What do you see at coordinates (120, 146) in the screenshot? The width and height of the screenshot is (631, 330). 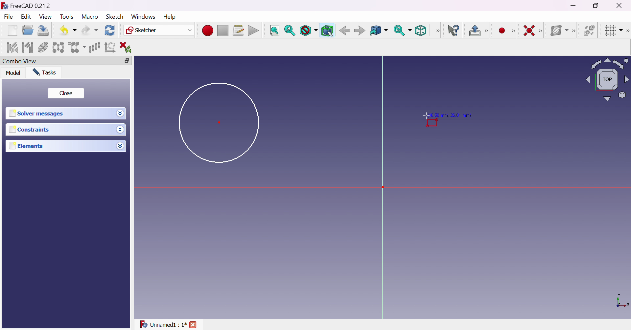 I see `Drop down` at bounding box center [120, 146].